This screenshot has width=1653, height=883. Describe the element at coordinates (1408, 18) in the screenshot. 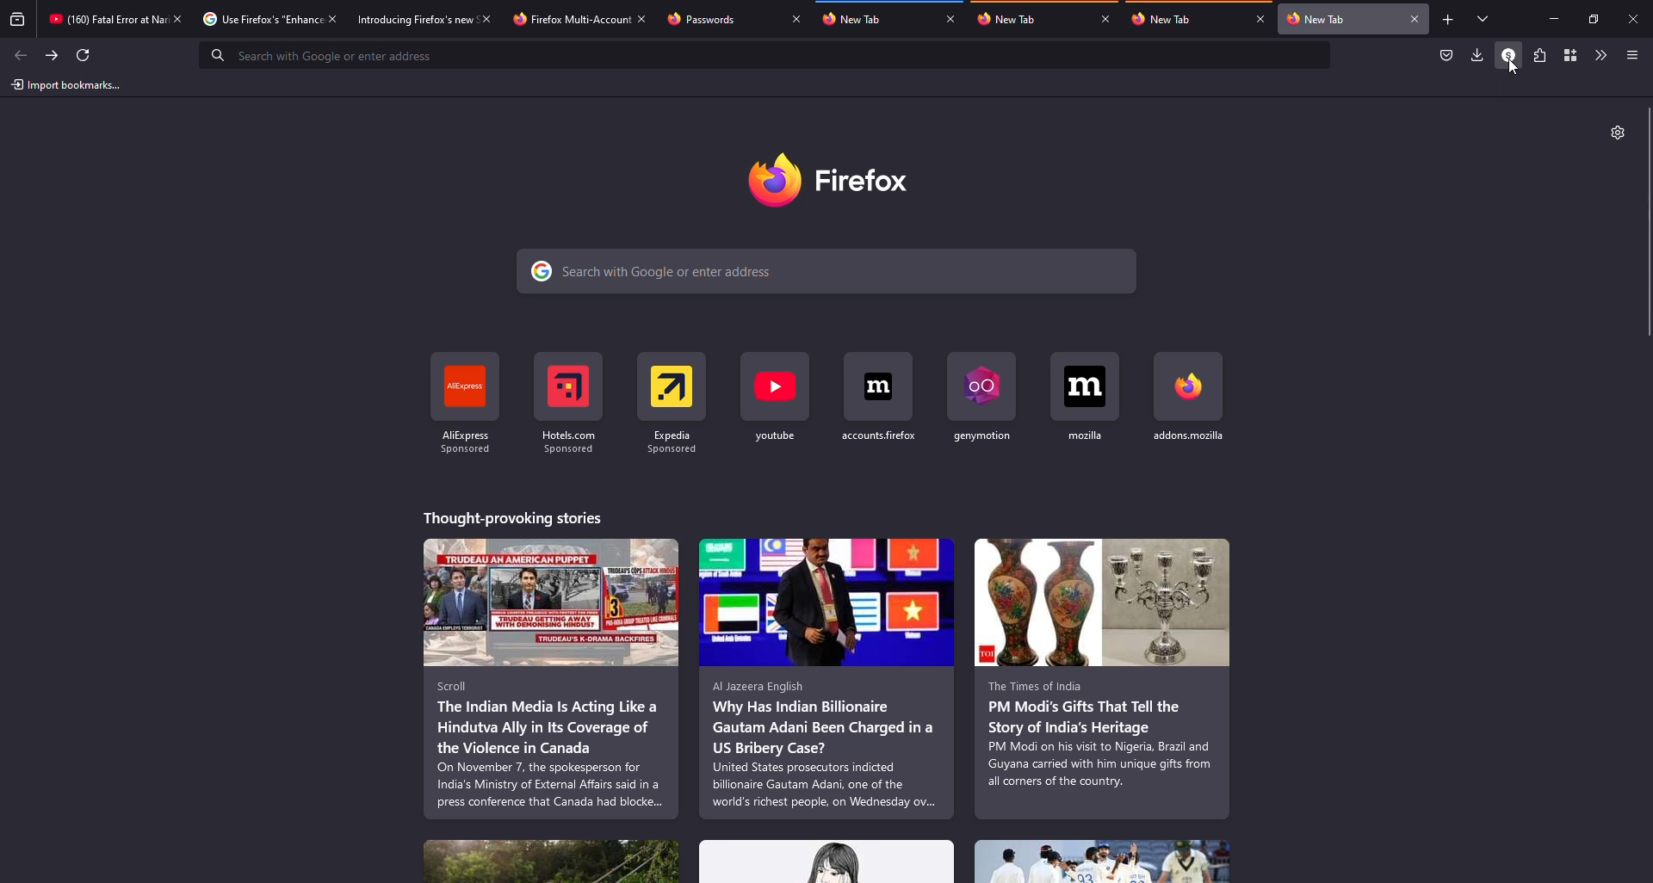

I see `close` at that location.